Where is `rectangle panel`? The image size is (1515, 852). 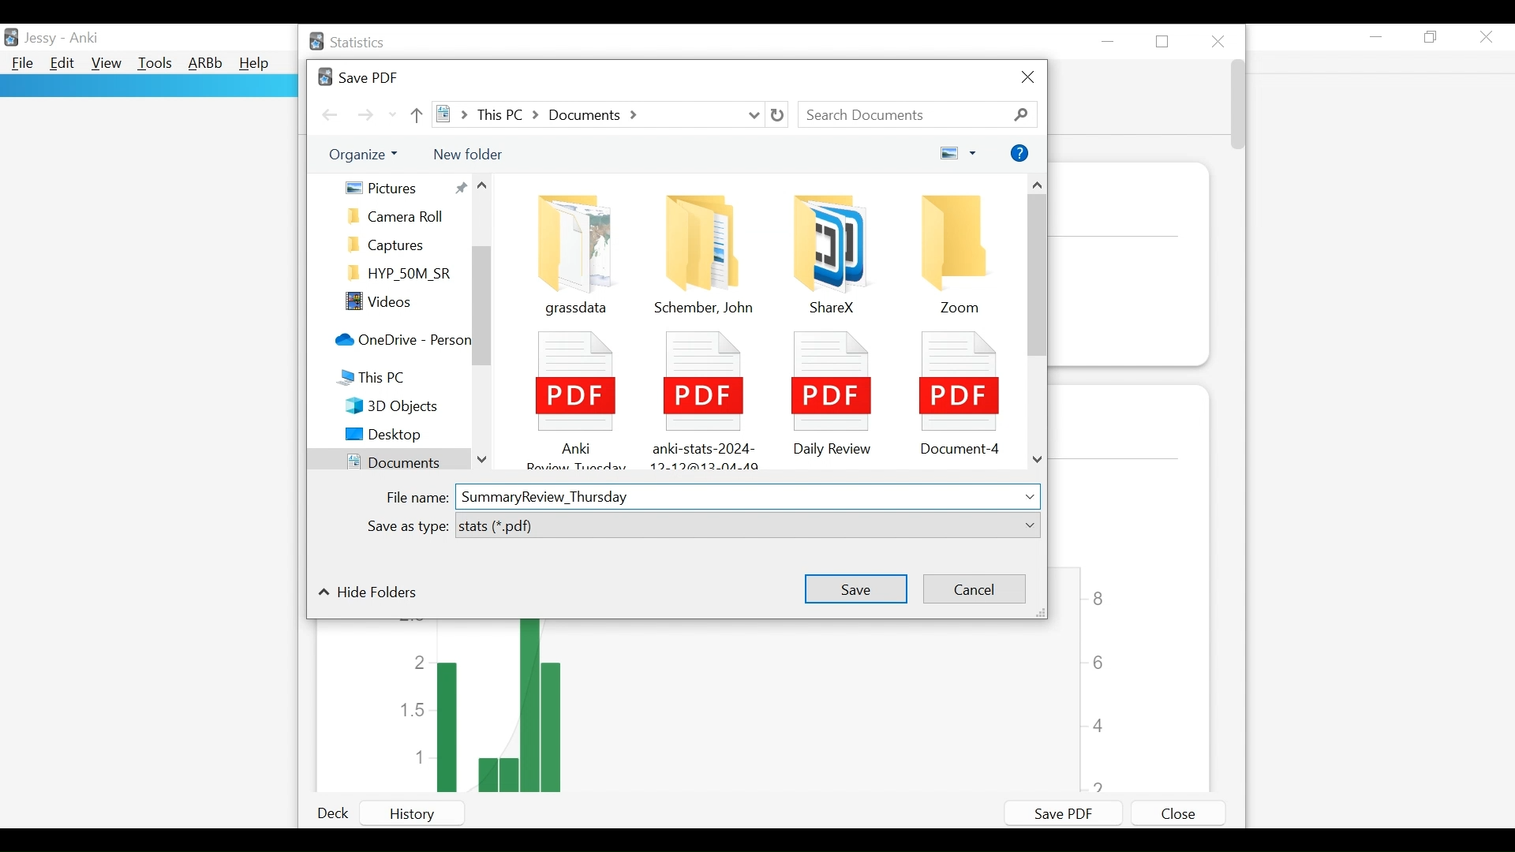 rectangle panel is located at coordinates (148, 86).